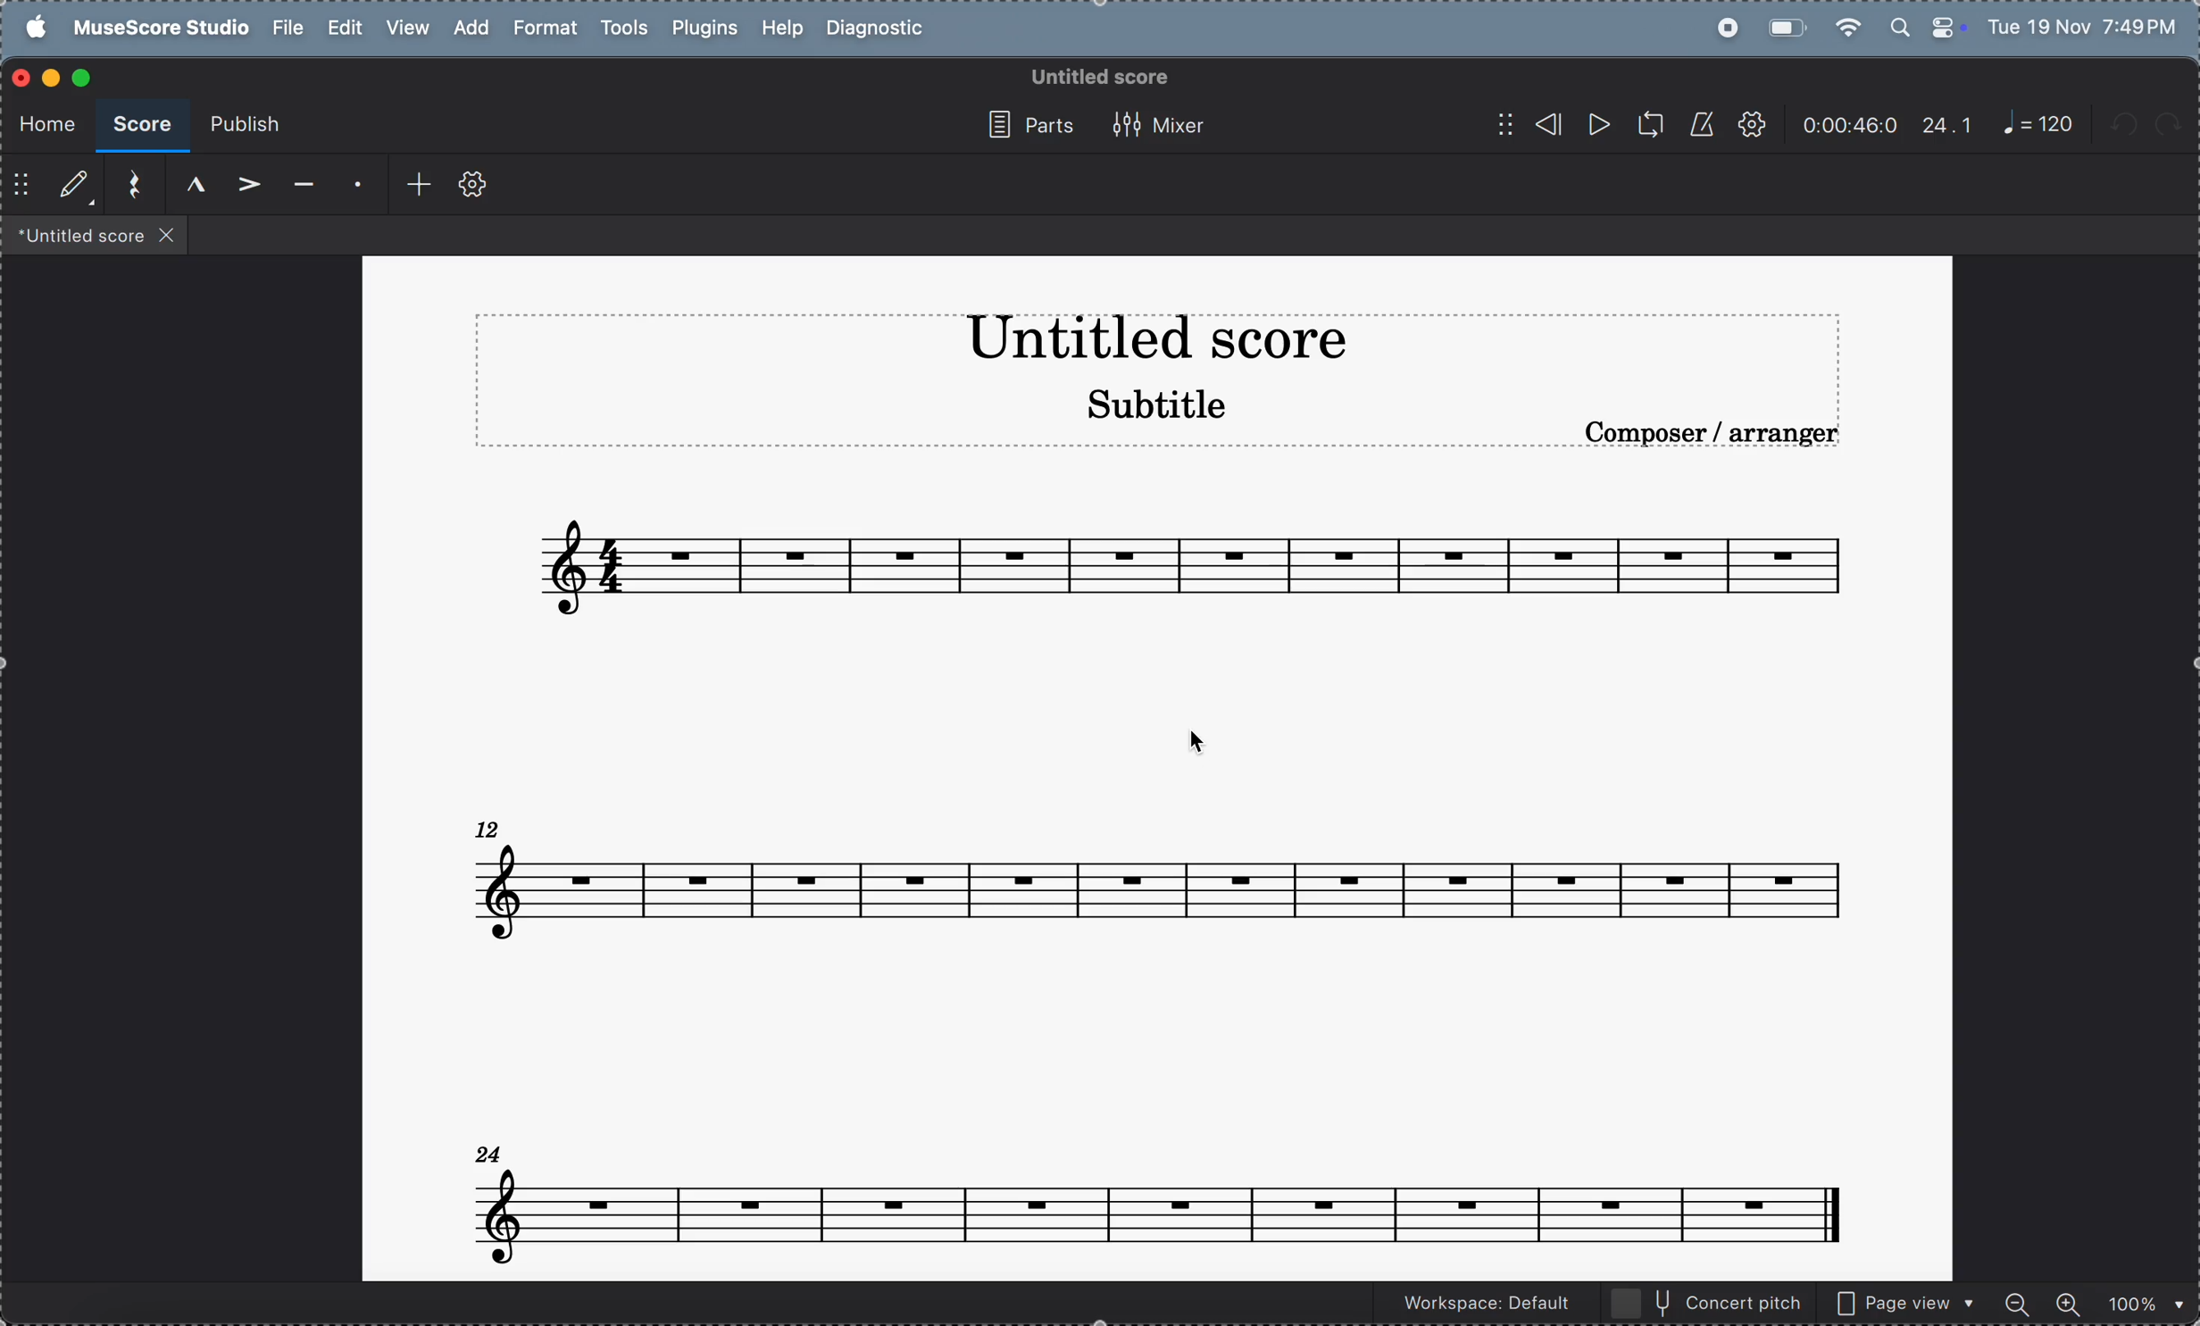 The image size is (2200, 1326). Describe the element at coordinates (1528, 124) in the screenshot. I see `rewind` at that location.